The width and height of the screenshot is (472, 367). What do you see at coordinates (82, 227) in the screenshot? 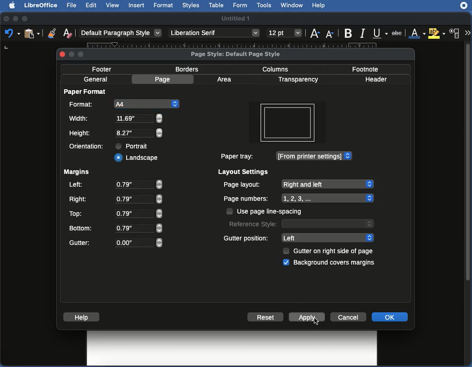
I see `Bottom` at bounding box center [82, 227].